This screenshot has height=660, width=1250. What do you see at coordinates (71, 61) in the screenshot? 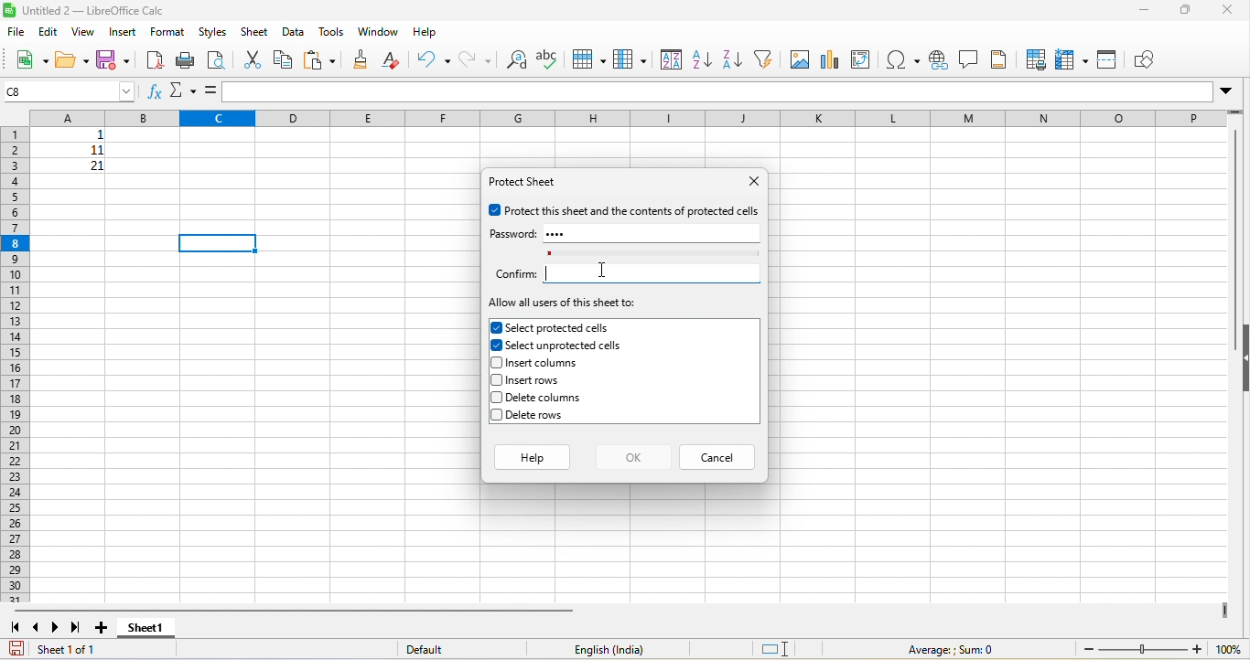
I see `open` at bounding box center [71, 61].